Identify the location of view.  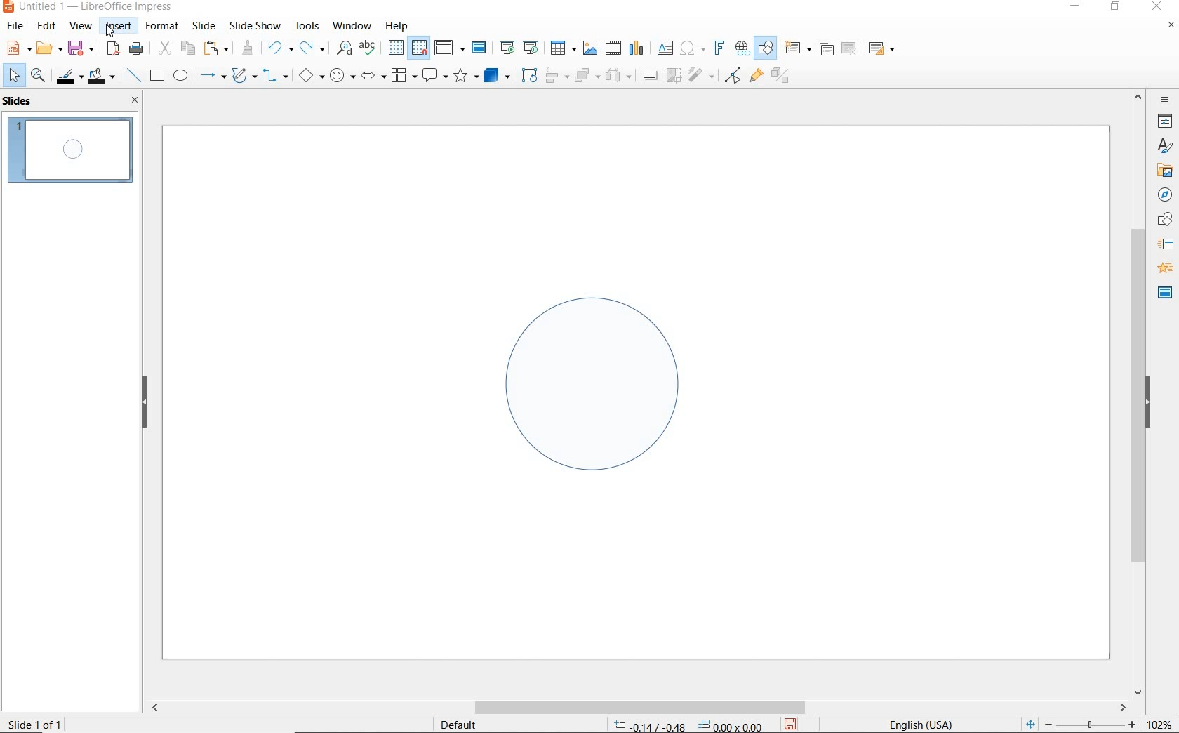
(81, 26).